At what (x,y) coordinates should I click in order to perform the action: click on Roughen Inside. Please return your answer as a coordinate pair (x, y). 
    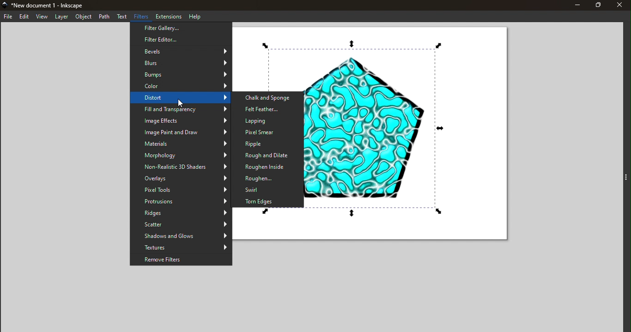
    Looking at the image, I should click on (267, 166).